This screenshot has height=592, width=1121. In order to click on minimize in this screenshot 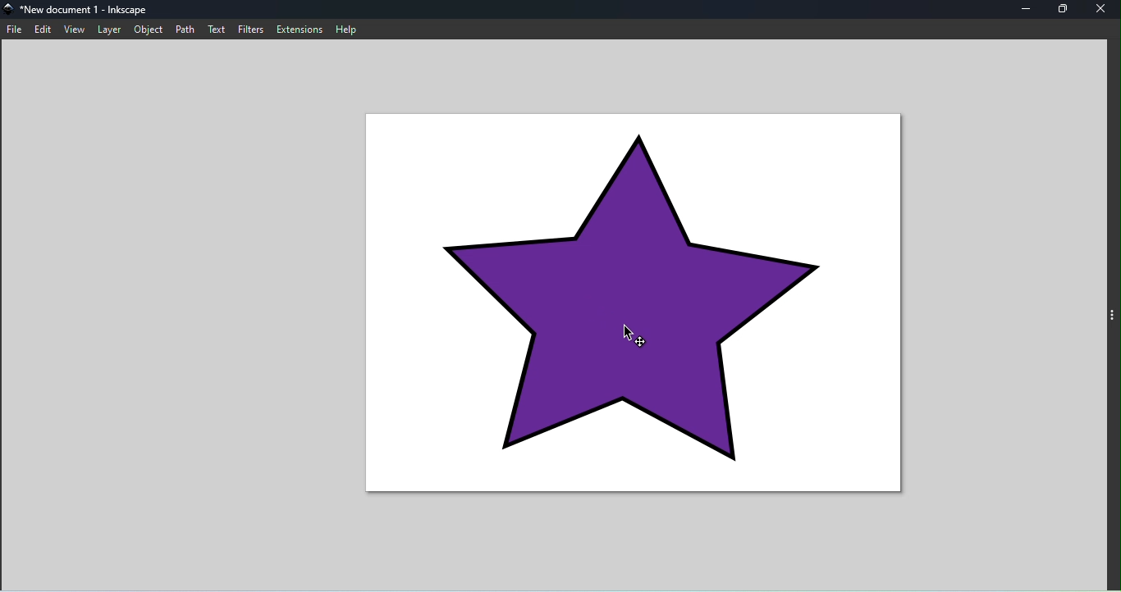, I will do `click(1026, 10)`.